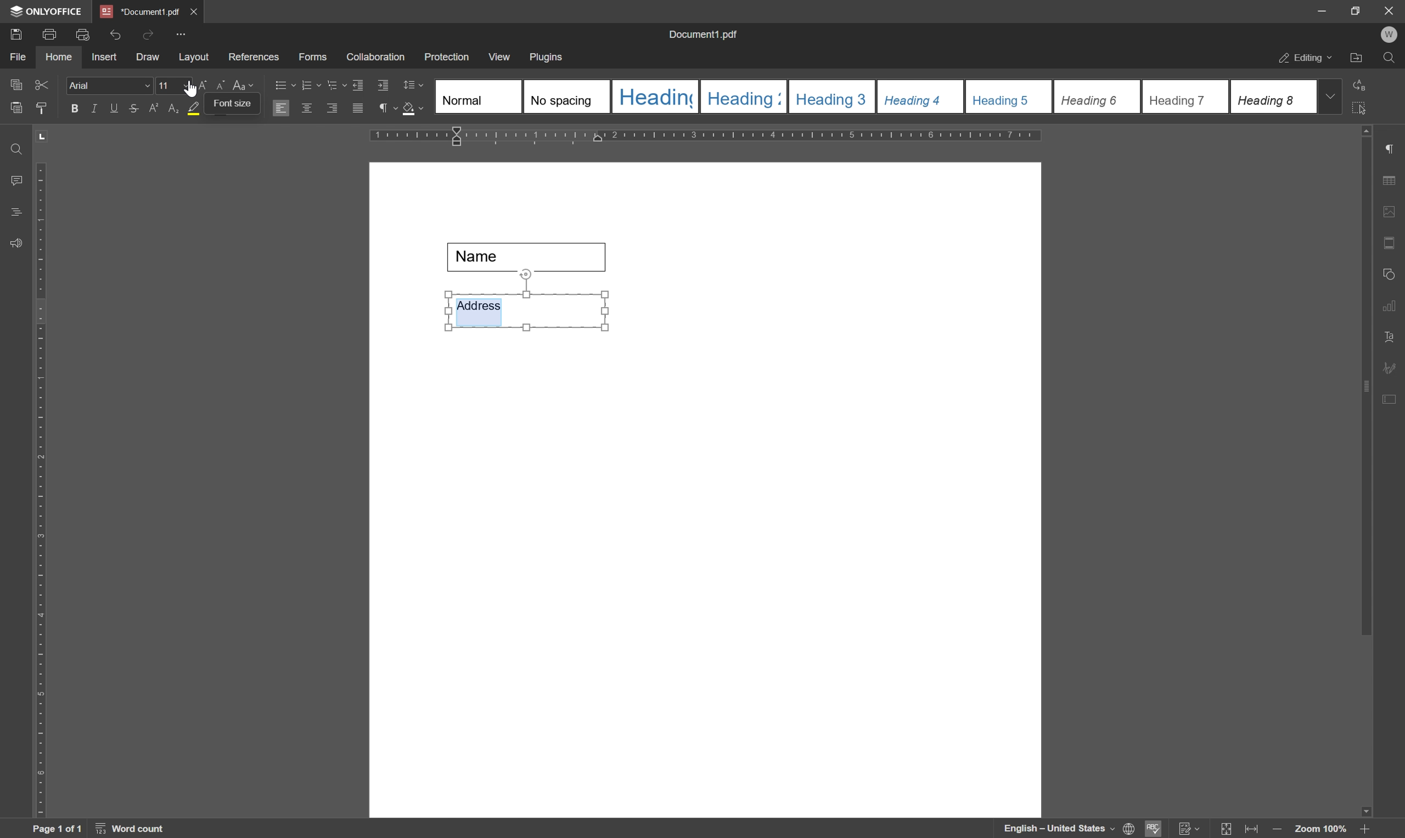 This screenshot has width=1405, height=838. I want to click on home, so click(59, 57).